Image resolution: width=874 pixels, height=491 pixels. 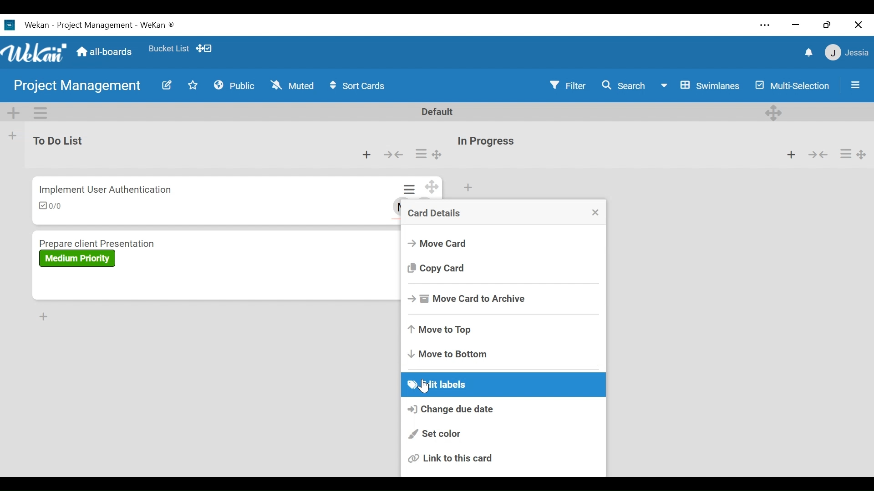 I want to click on Add card to top of the list, so click(x=791, y=154).